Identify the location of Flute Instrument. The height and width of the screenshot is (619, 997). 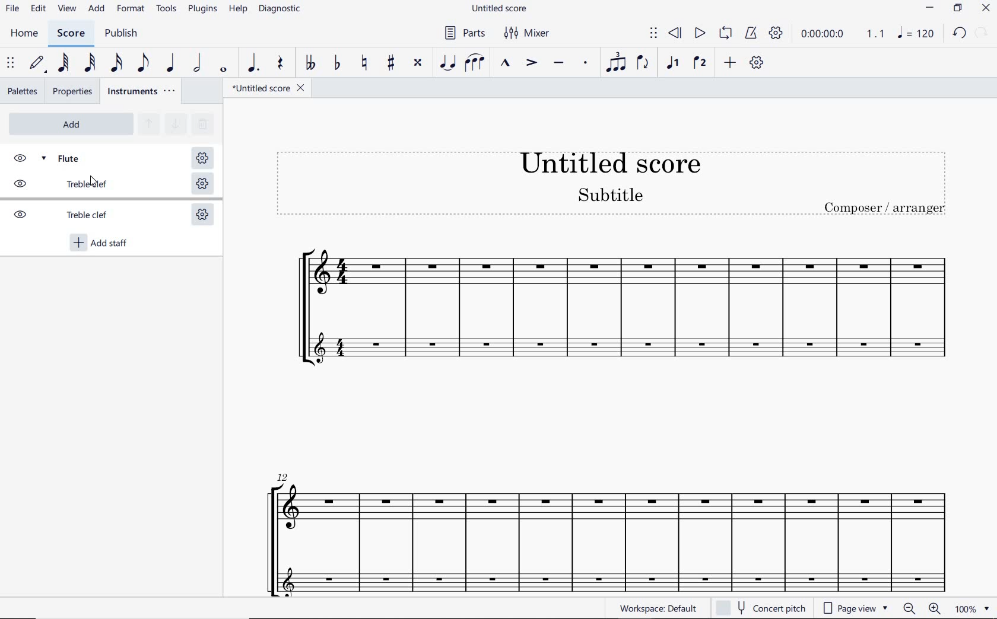
(607, 282).